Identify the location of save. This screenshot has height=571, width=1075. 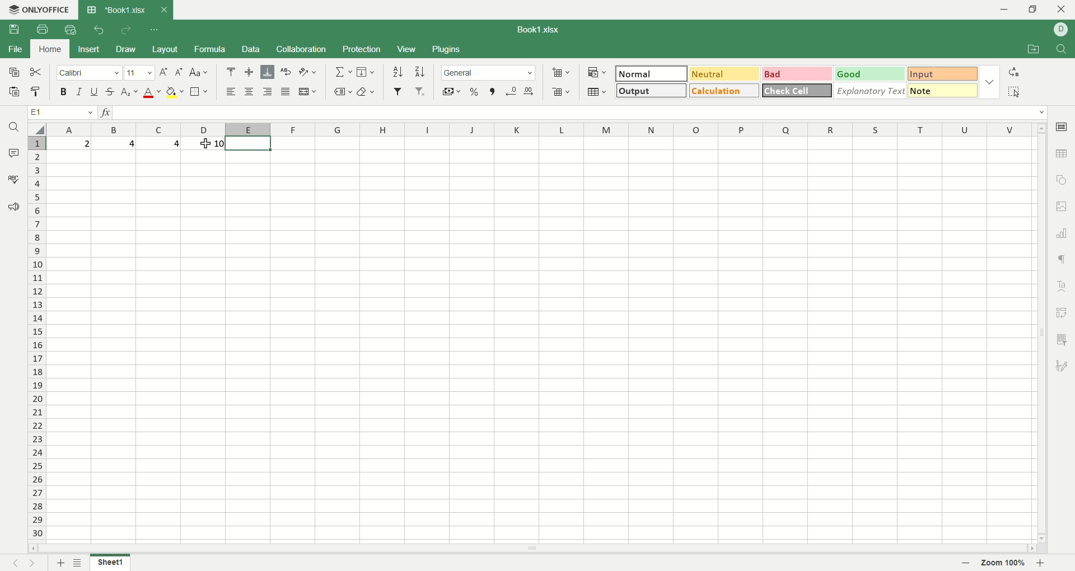
(14, 72).